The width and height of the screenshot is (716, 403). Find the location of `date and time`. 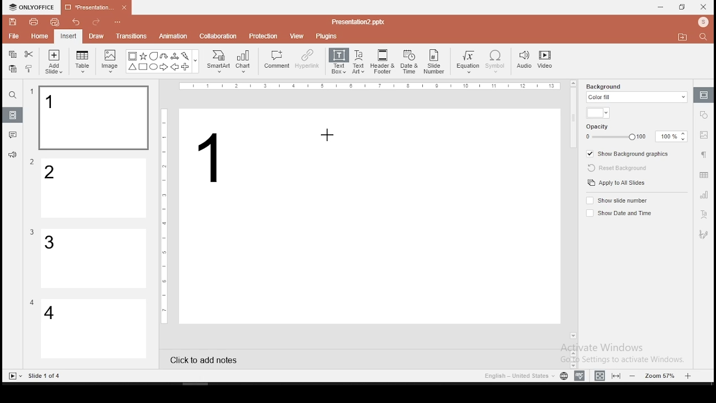

date and time is located at coordinates (409, 62).